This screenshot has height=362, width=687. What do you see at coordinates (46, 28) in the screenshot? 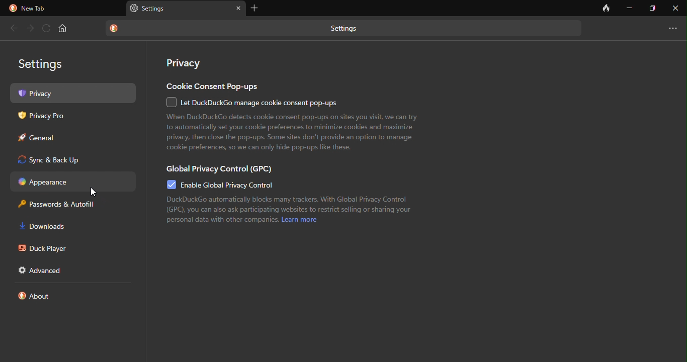
I see `refresh` at bounding box center [46, 28].